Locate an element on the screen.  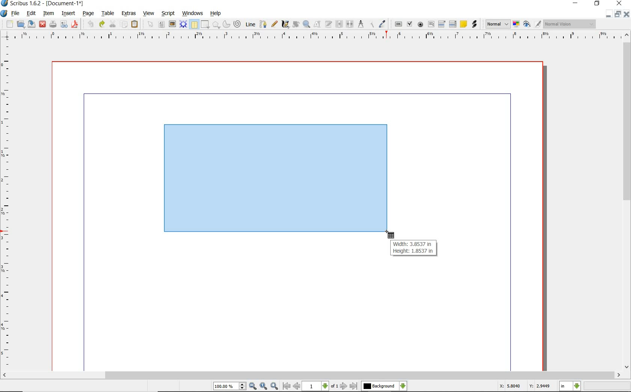
X: 5.8040 Y: 2.9449 is located at coordinates (524, 386).